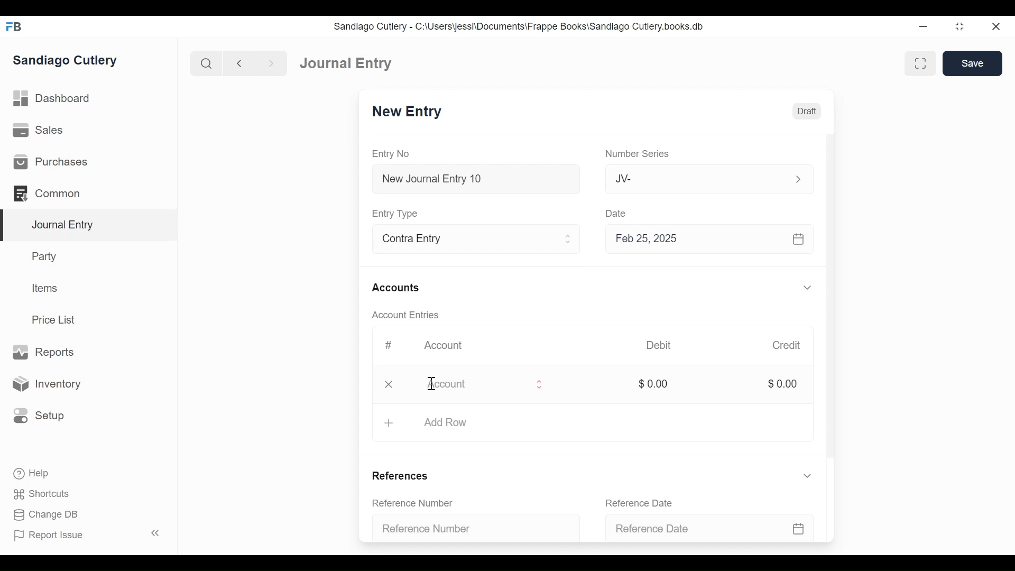  What do you see at coordinates (521, 27) in the screenshot?
I see `Sandiago Cutlery - C:\Users\jessi\Documents\Frappe Books\Sandiago Cutlery.books.db` at bounding box center [521, 27].